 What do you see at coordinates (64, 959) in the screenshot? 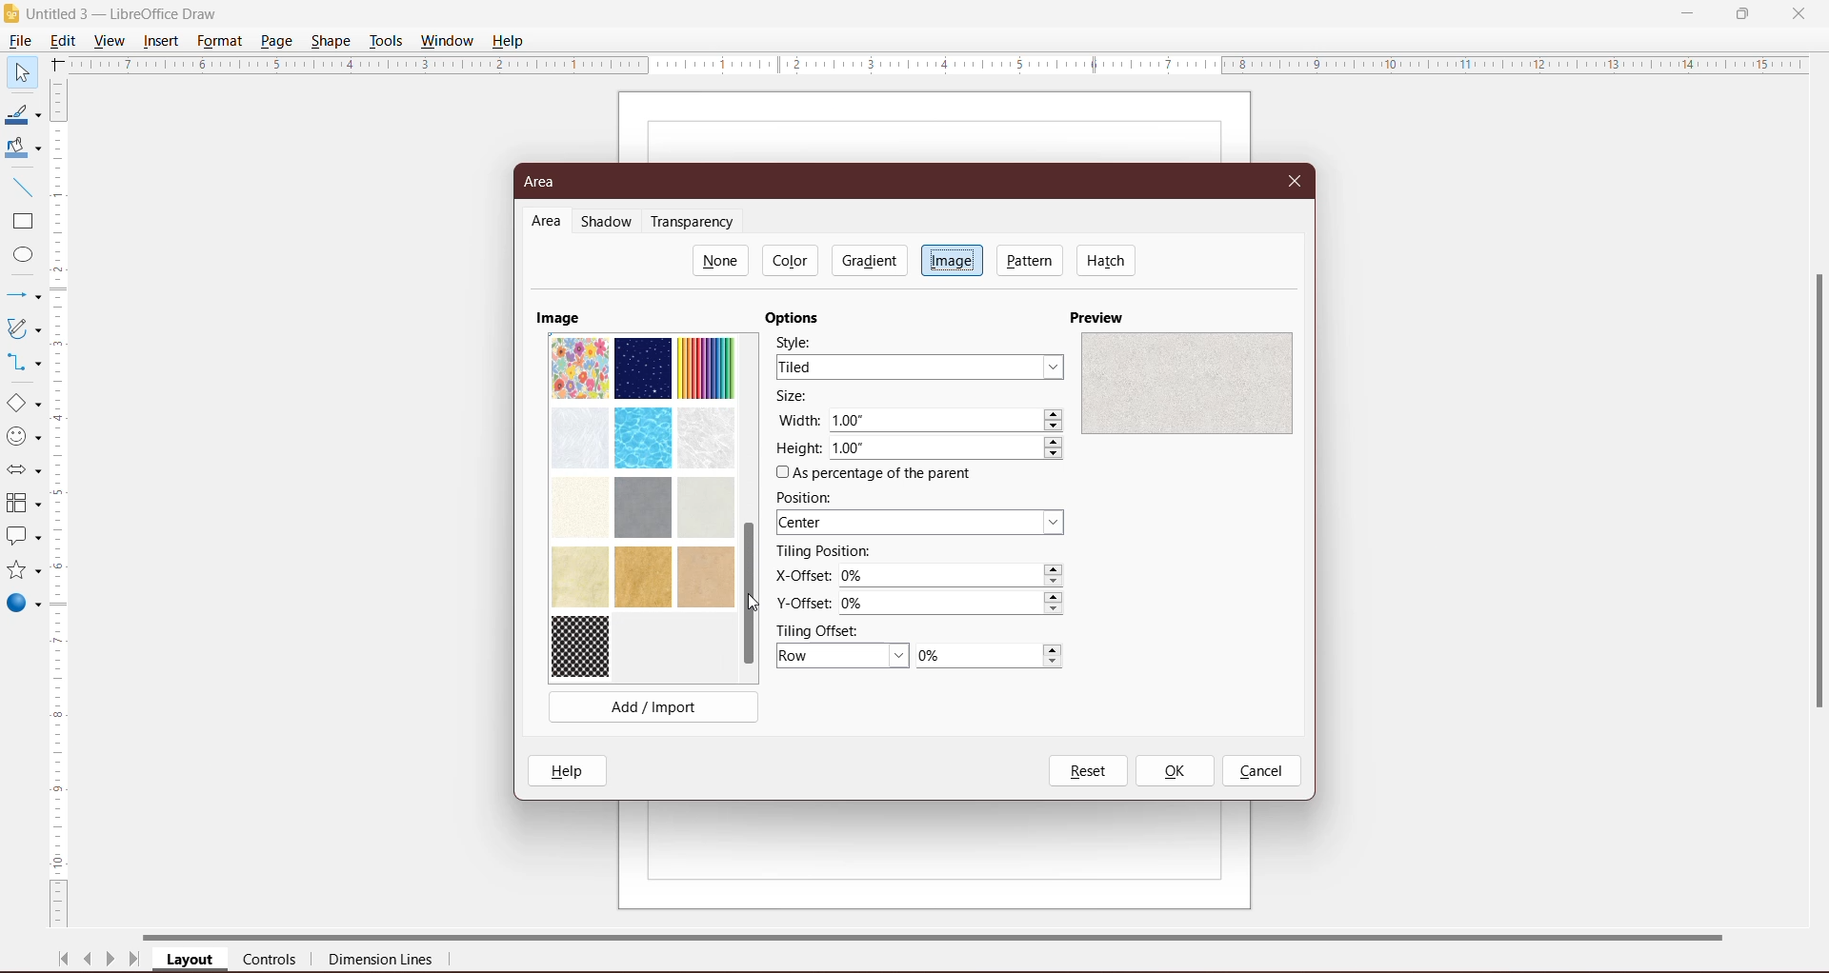
I see `Scroll to first page` at bounding box center [64, 959].